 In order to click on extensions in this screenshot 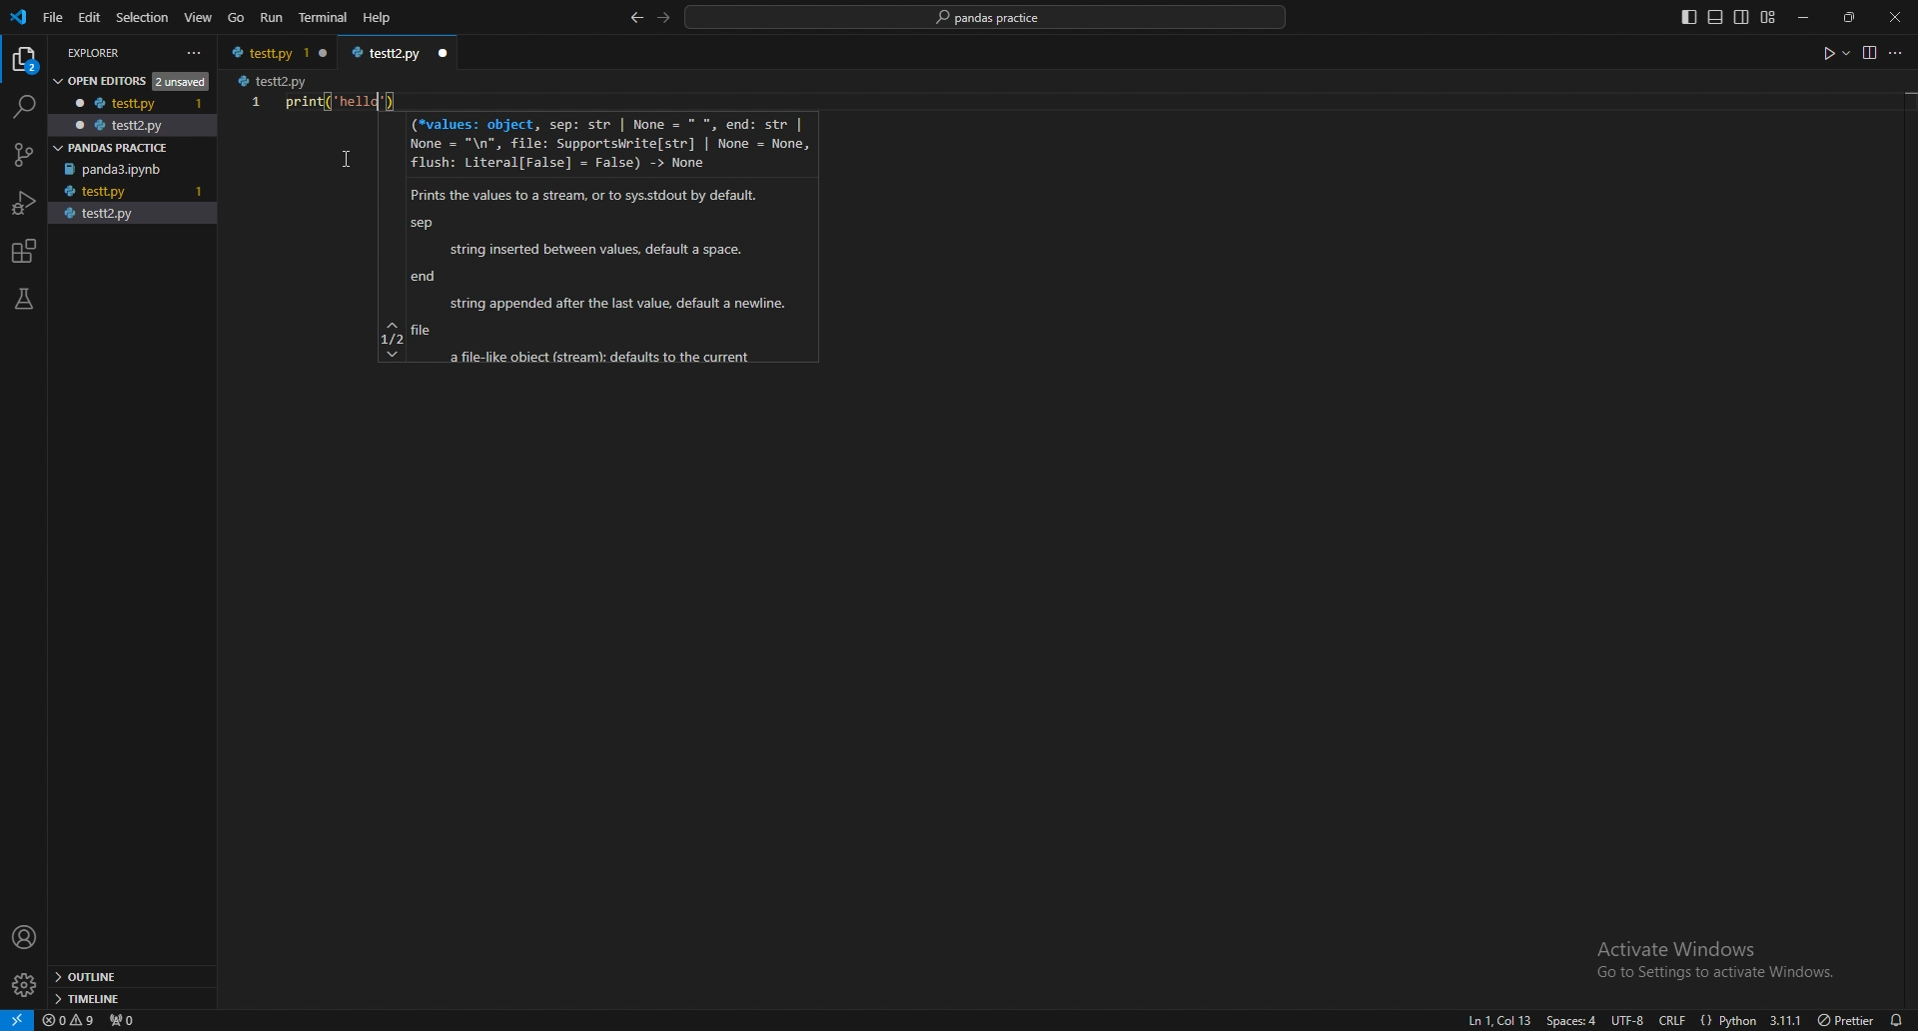, I will do `click(25, 252)`.